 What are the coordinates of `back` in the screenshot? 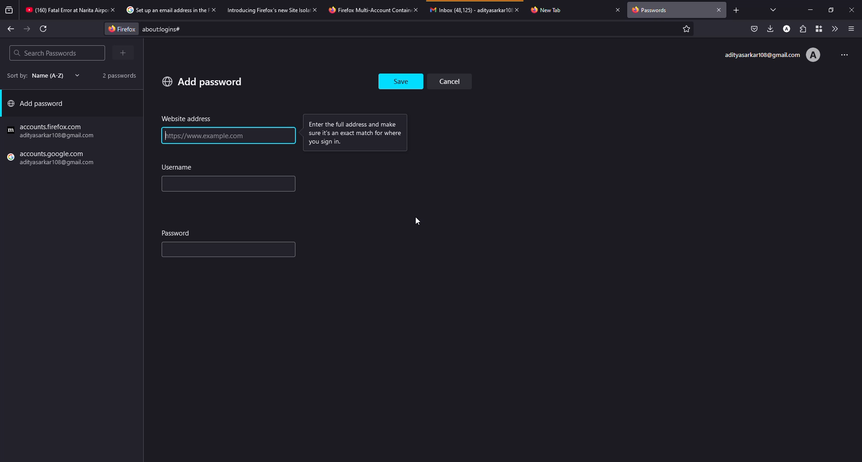 It's located at (11, 28).